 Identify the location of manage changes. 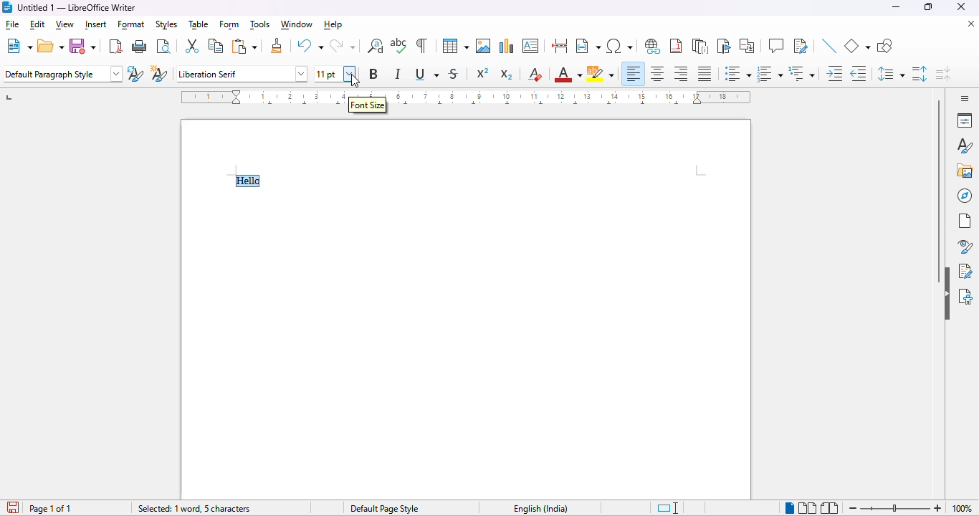
(967, 271).